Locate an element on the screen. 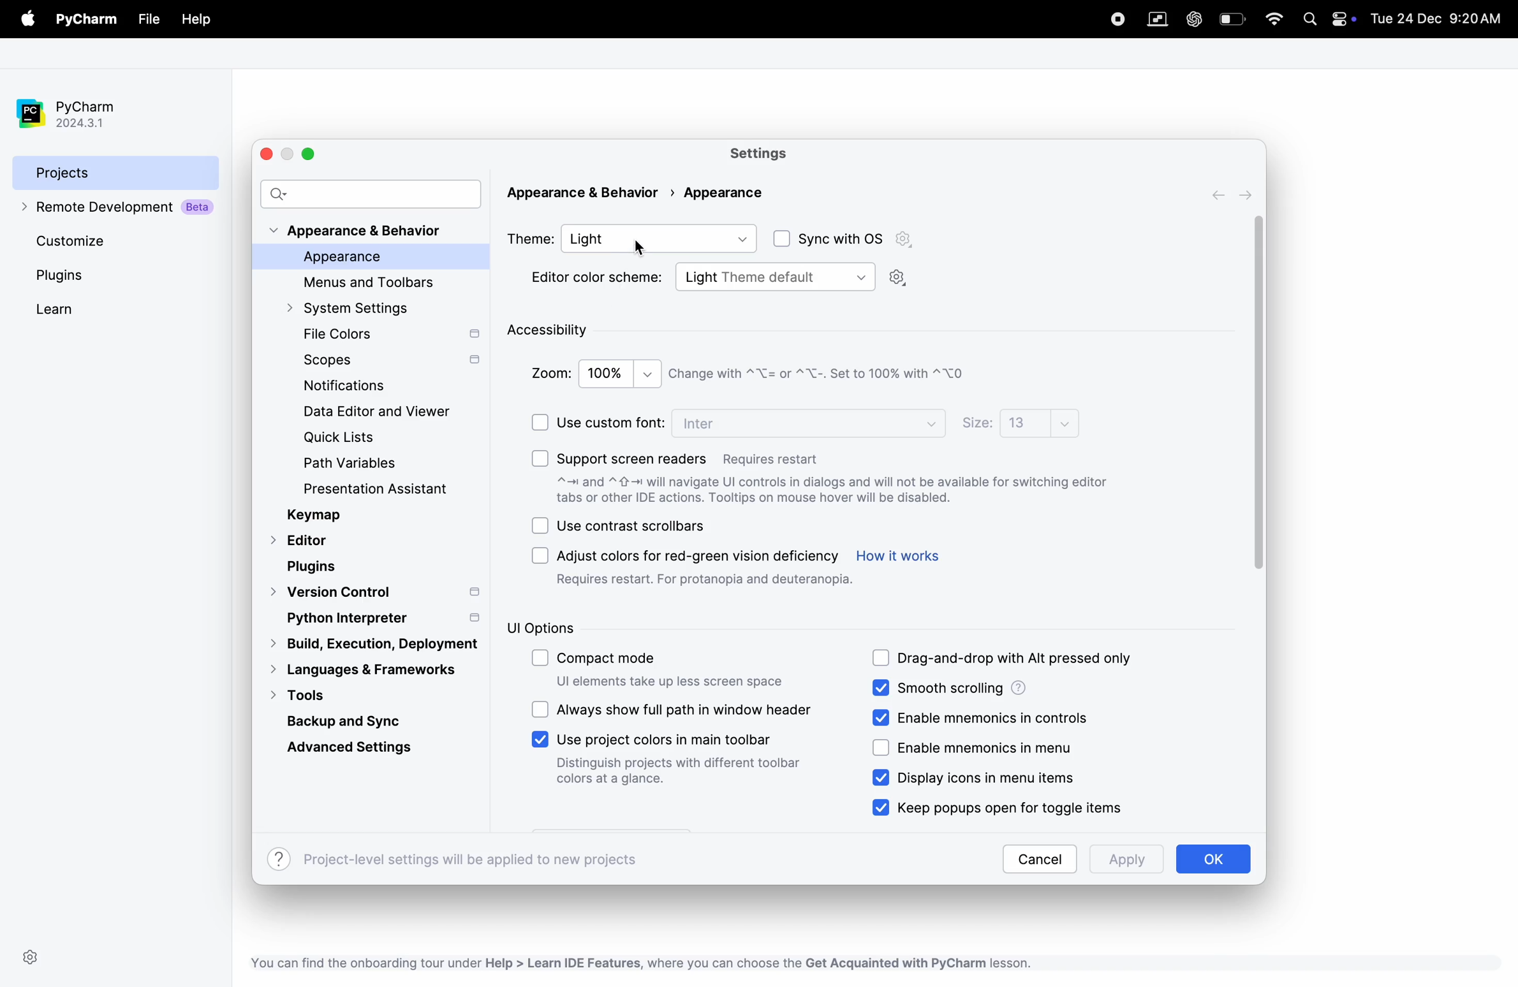 This screenshot has width=1518, height=987. checkbox is located at coordinates (540, 740).